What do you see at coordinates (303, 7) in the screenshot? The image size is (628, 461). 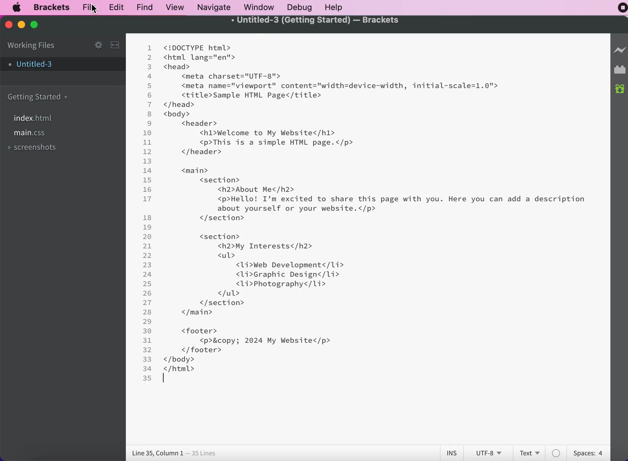 I see `debug` at bounding box center [303, 7].